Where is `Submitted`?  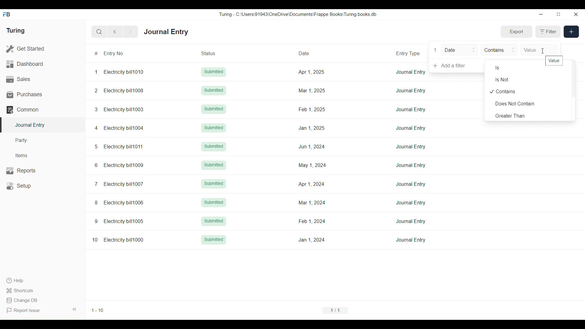
Submitted is located at coordinates (214, 184).